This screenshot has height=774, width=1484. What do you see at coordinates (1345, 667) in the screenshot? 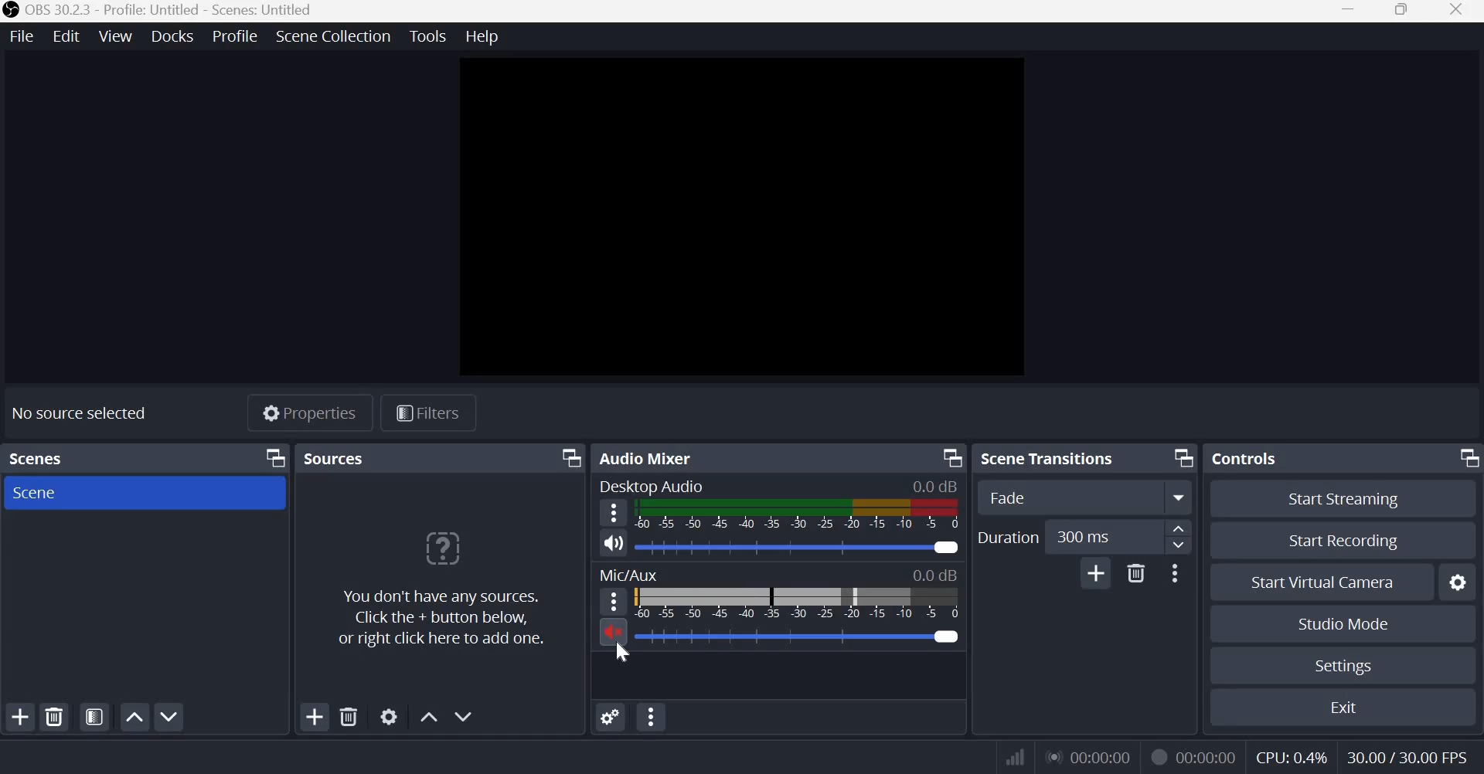
I see `Settings` at bounding box center [1345, 667].